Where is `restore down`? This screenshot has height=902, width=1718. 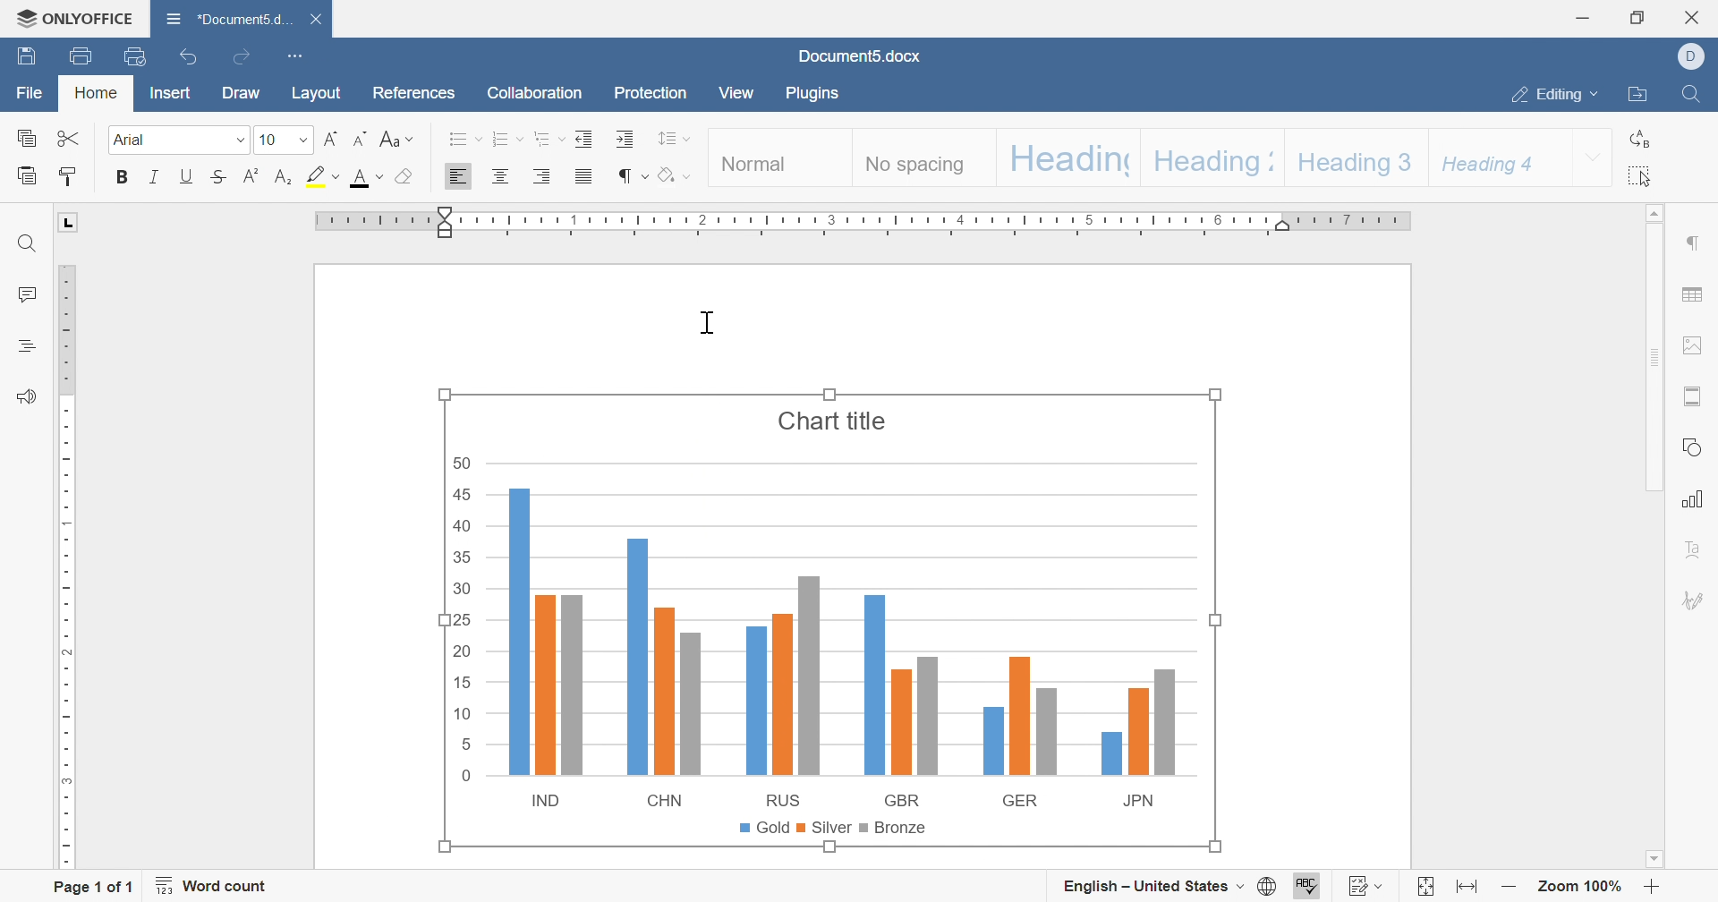 restore down is located at coordinates (1636, 19).